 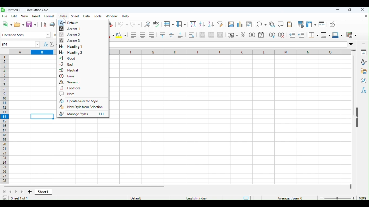 What do you see at coordinates (68, 94) in the screenshot?
I see `note` at bounding box center [68, 94].